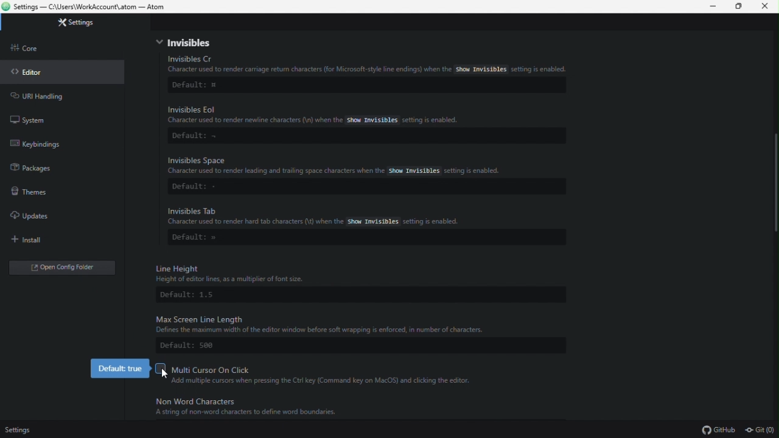 The height and width of the screenshot is (438, 779). I want to click on github, so click(715, 429).